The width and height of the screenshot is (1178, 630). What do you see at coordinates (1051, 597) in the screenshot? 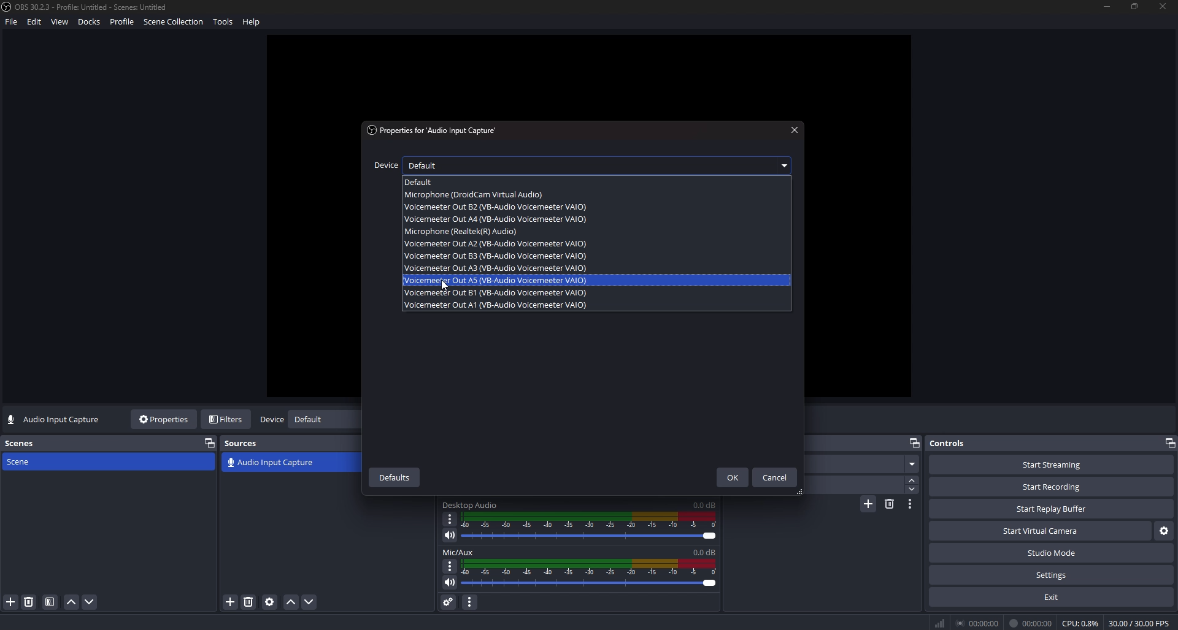
I see `exit` at bounding box center [1051, 597].